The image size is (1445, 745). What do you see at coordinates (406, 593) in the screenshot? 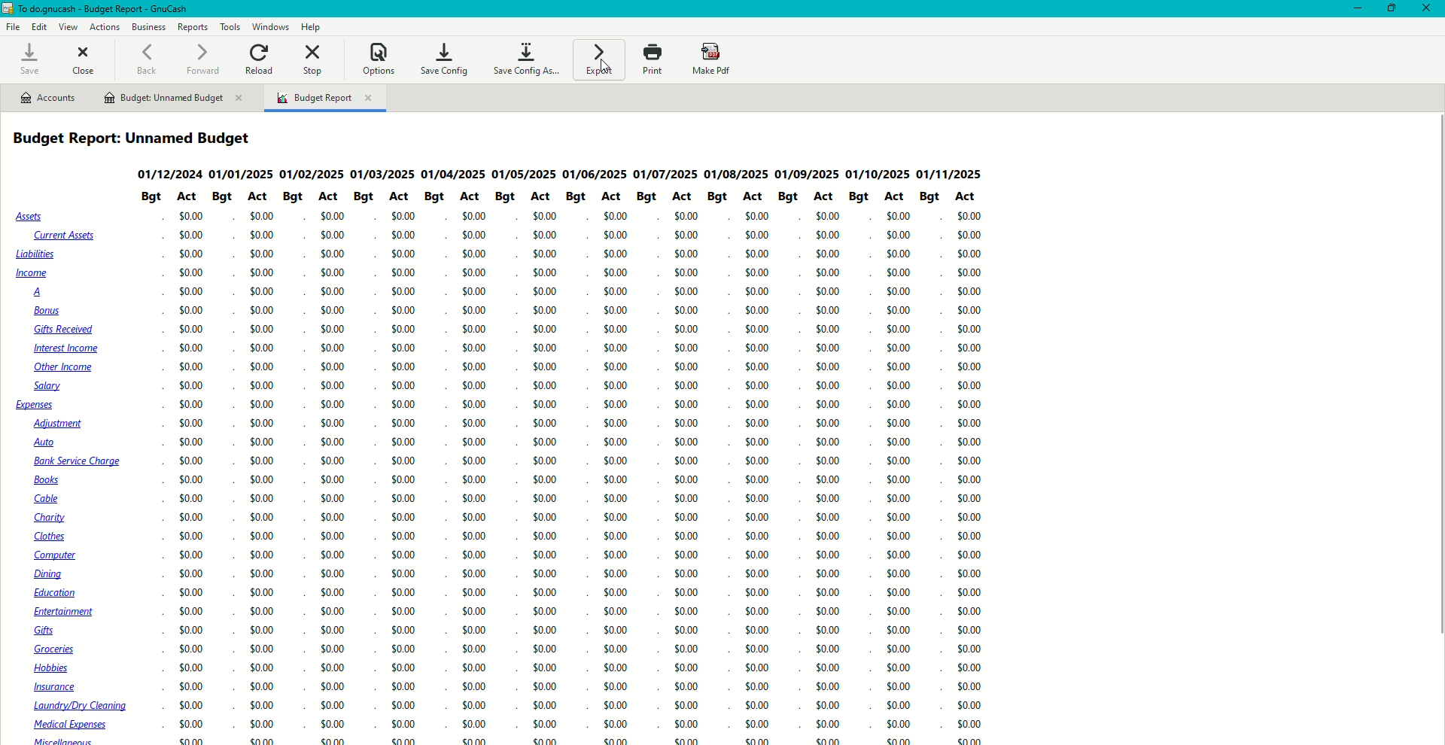
I see `$0.00` at bounding box center [406, 593].